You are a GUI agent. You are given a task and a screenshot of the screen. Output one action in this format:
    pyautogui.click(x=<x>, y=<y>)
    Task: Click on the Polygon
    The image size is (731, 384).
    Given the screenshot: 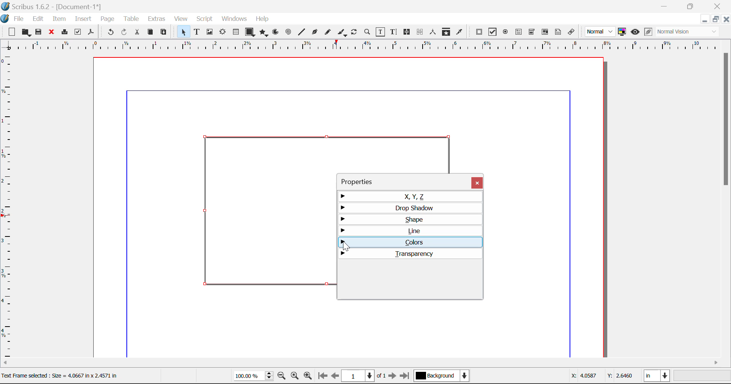 What is the action you would take?
    pyautogui.click(x=264, y=33)
    